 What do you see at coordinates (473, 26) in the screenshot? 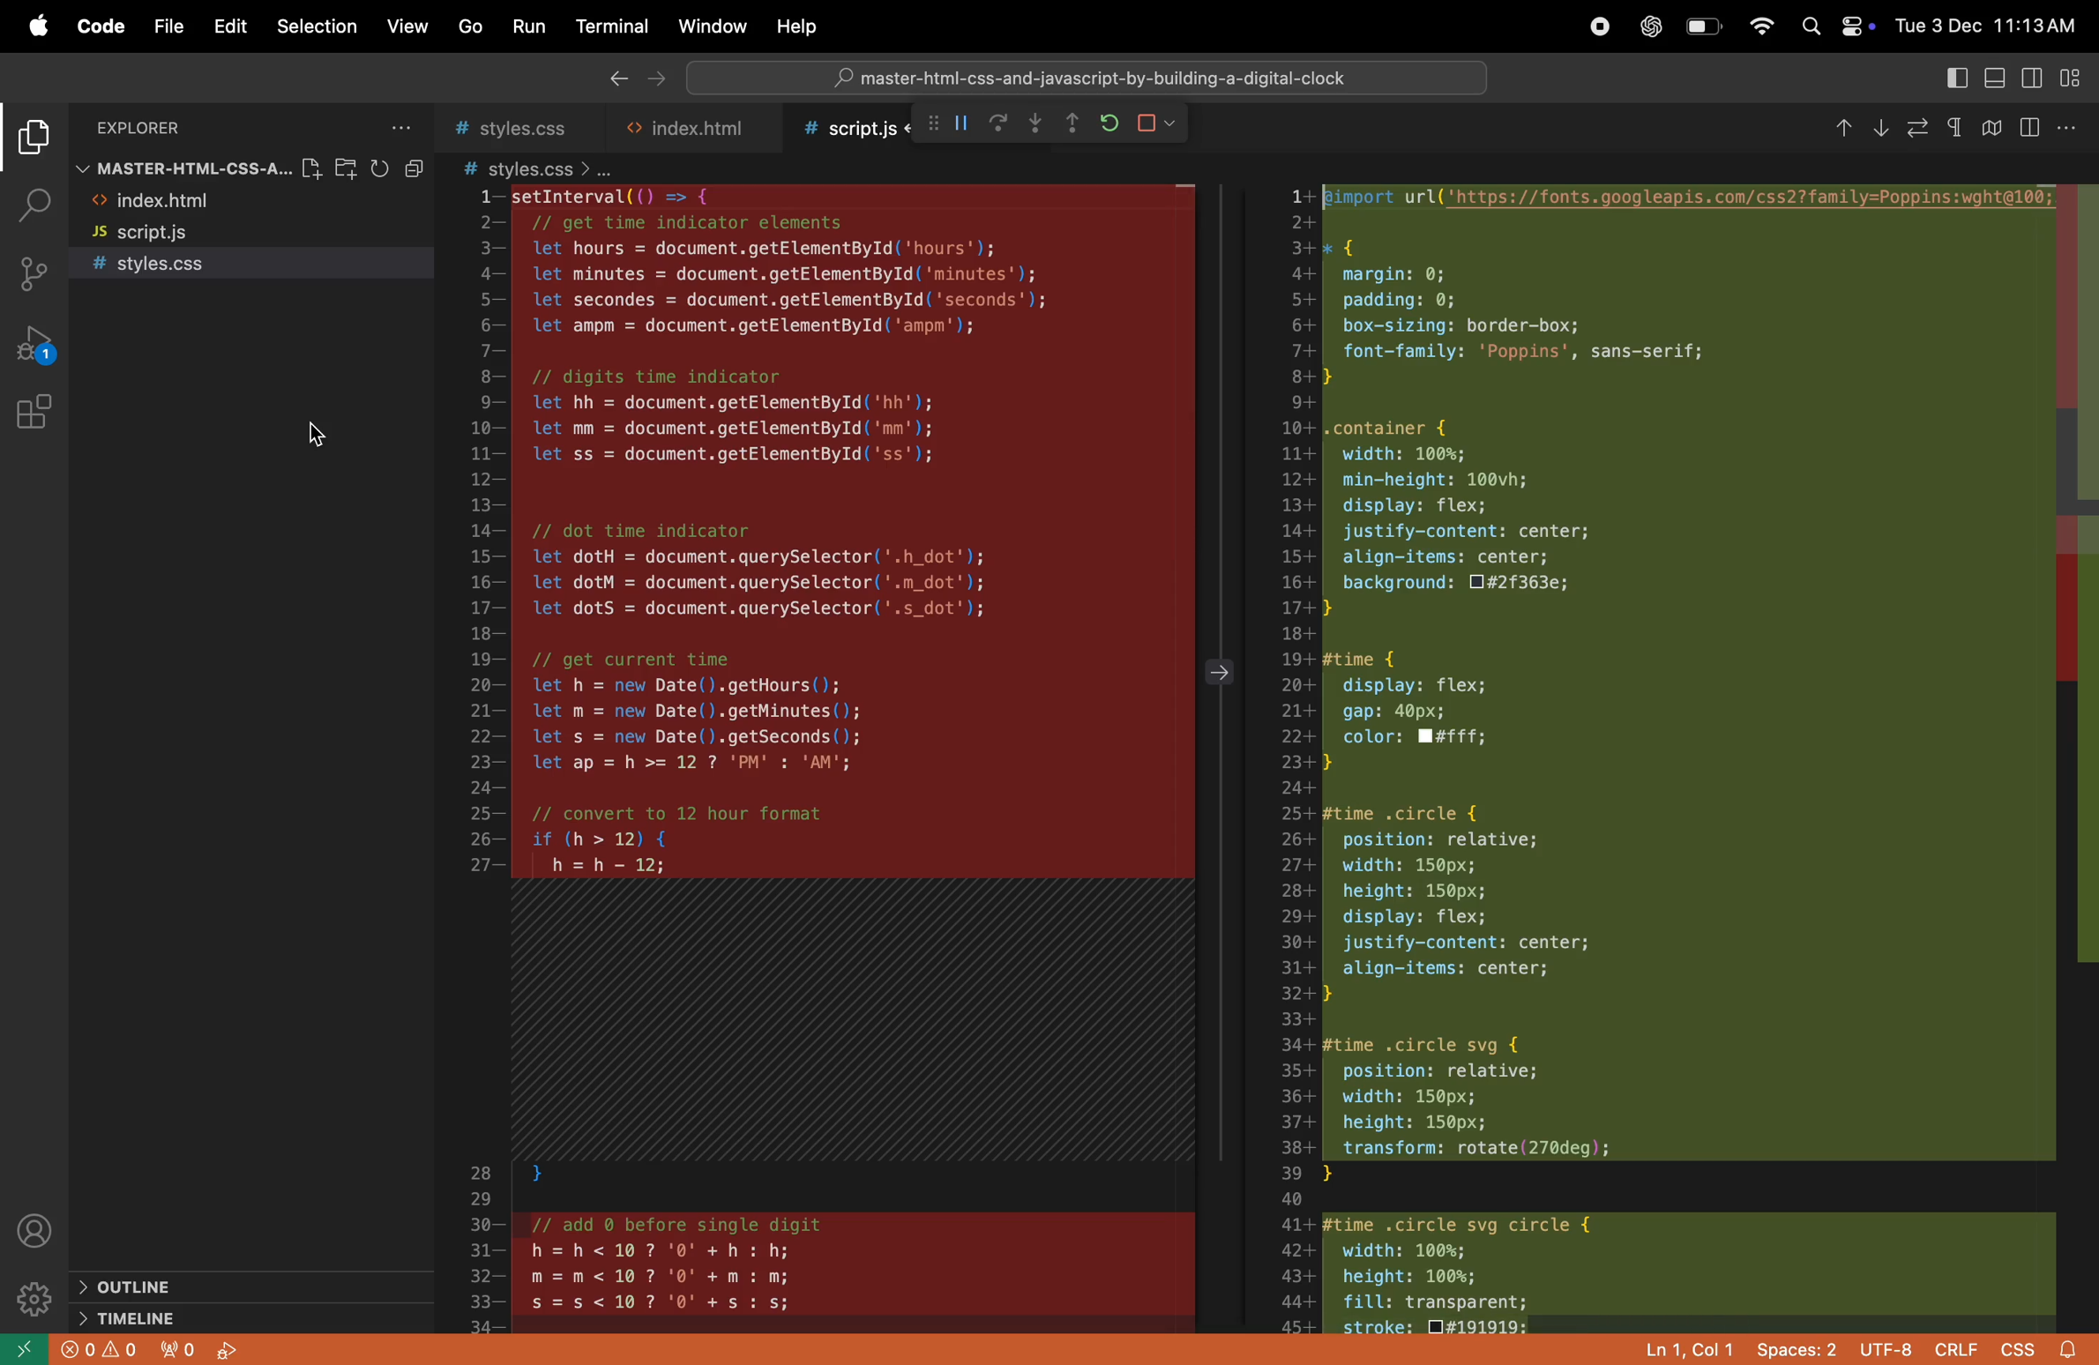
I see `go` at bounding box center [473, 26].